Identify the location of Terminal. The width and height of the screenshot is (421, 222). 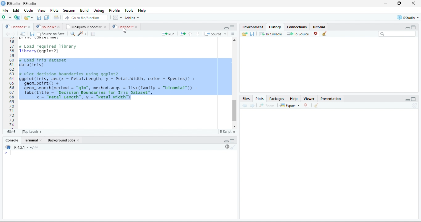
(30, 140).